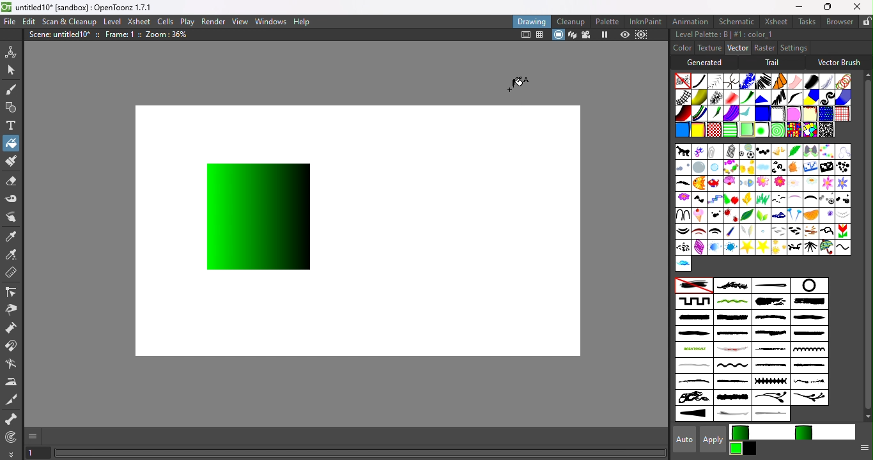 The width and height of the screenshot is (873, 460). Describe the element at coordinates (165, 22) in the screenshot. I see `Cells` at that location.